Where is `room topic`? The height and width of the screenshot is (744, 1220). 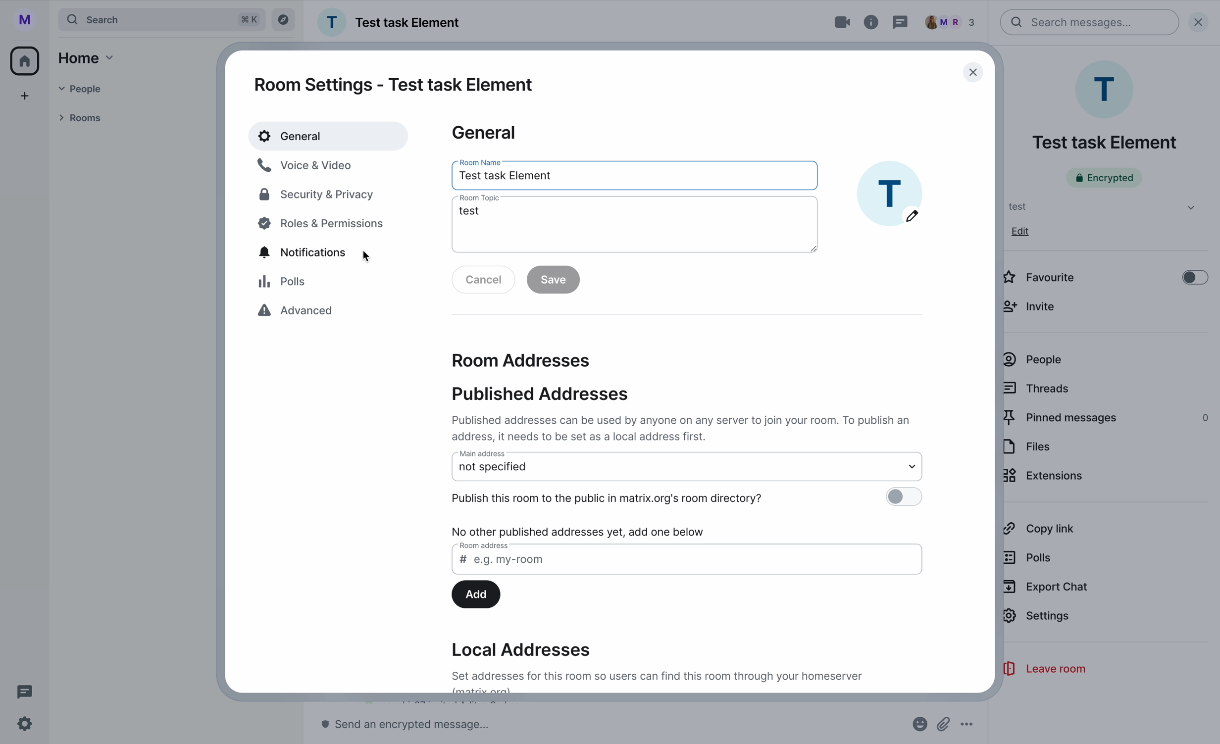 room topic is located at coordinates (636, 224).